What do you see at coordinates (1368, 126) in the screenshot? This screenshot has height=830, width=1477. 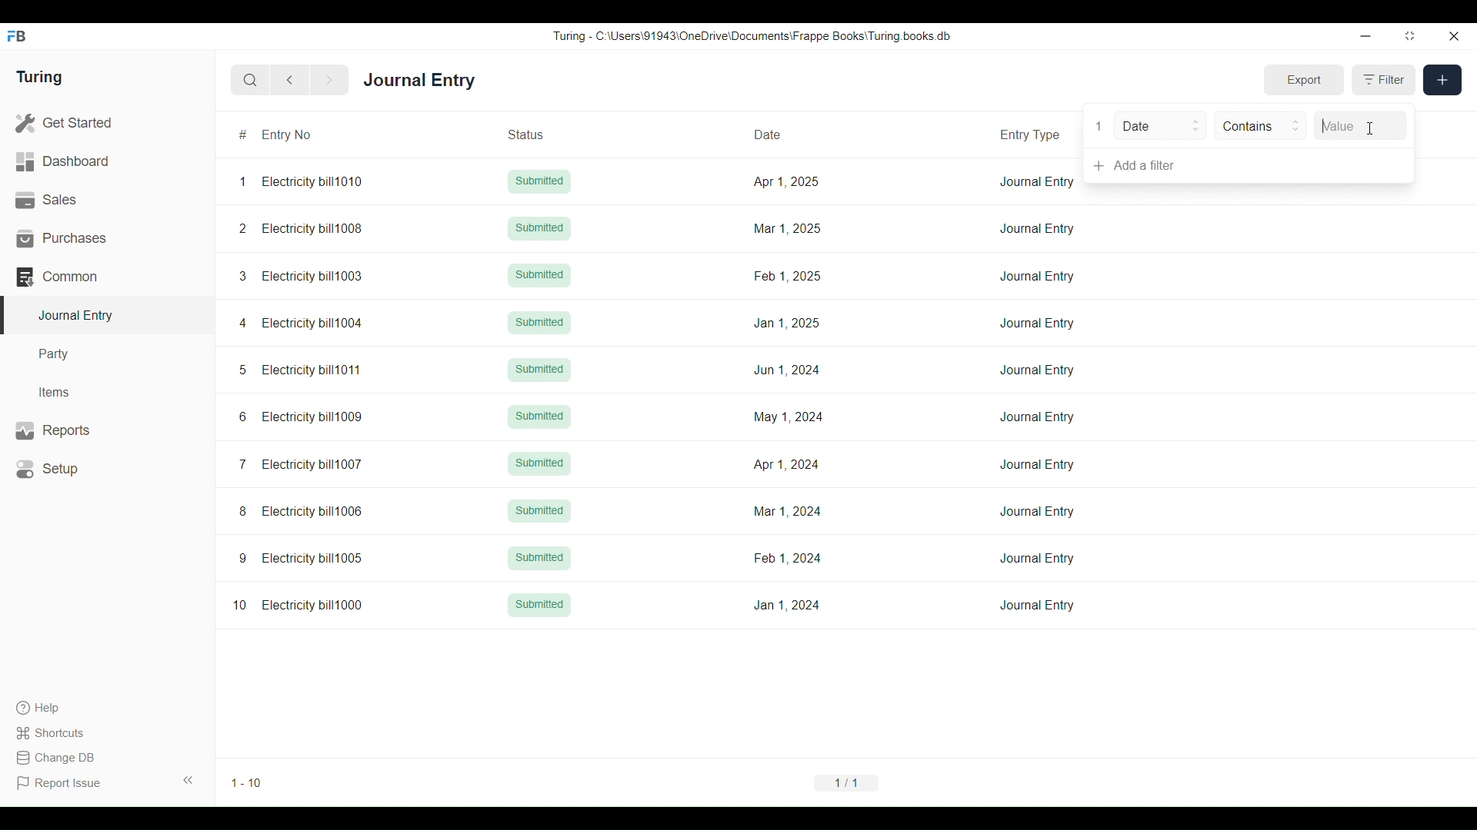 I see `Value` at bounding box center [1368, 126].